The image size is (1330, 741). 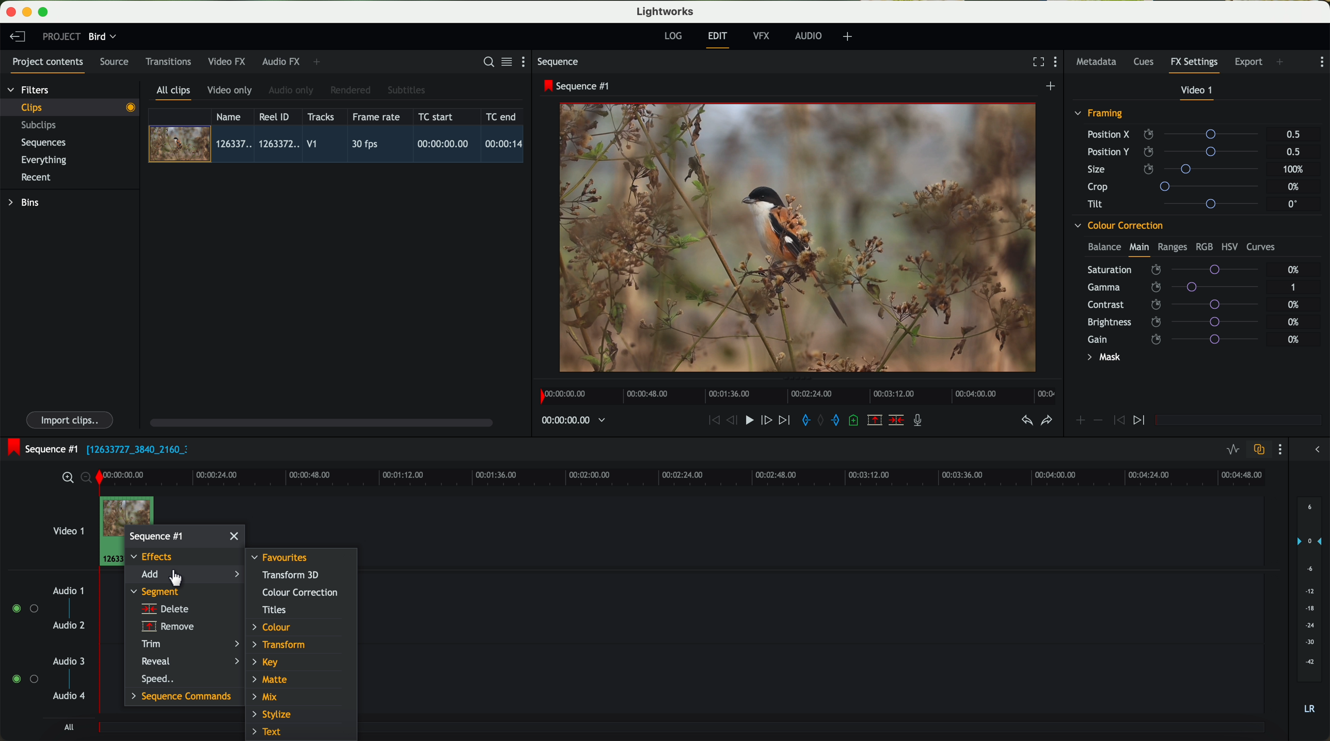 What do you see at coordinates (157, 535) in the screenshot?
I see `sequence #1` at bounding box center [157, 535].